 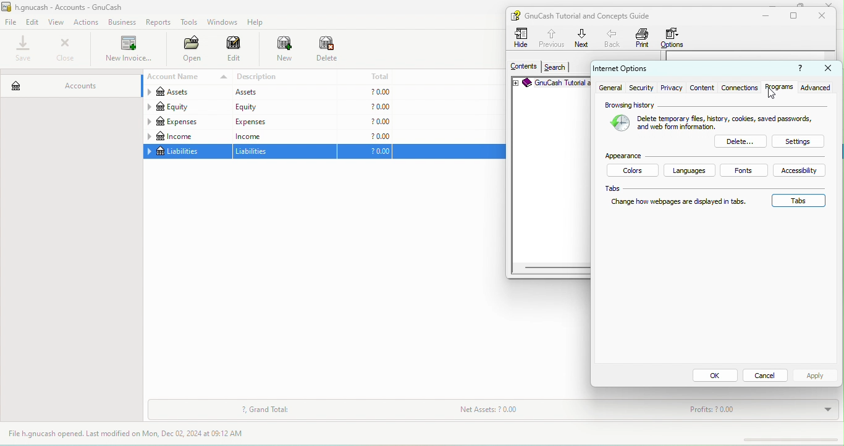 What do you see at coordinates (672, 87) in the screenshot?
I see `privacy` at bounding box center [672, 87].